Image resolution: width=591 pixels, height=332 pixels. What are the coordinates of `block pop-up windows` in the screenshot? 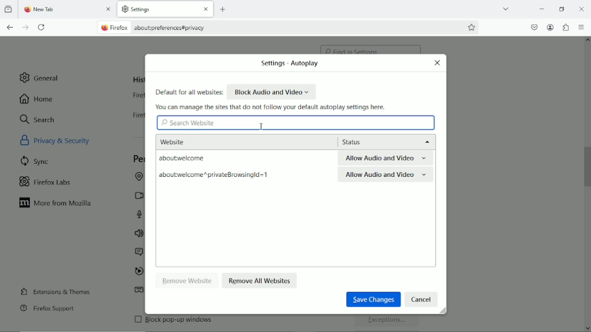 It's located at (209, 322).